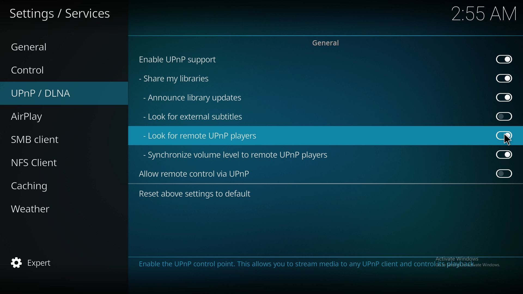 The height and width of the screenshot is (294, 523). I want to click on on, so click(505, 78).